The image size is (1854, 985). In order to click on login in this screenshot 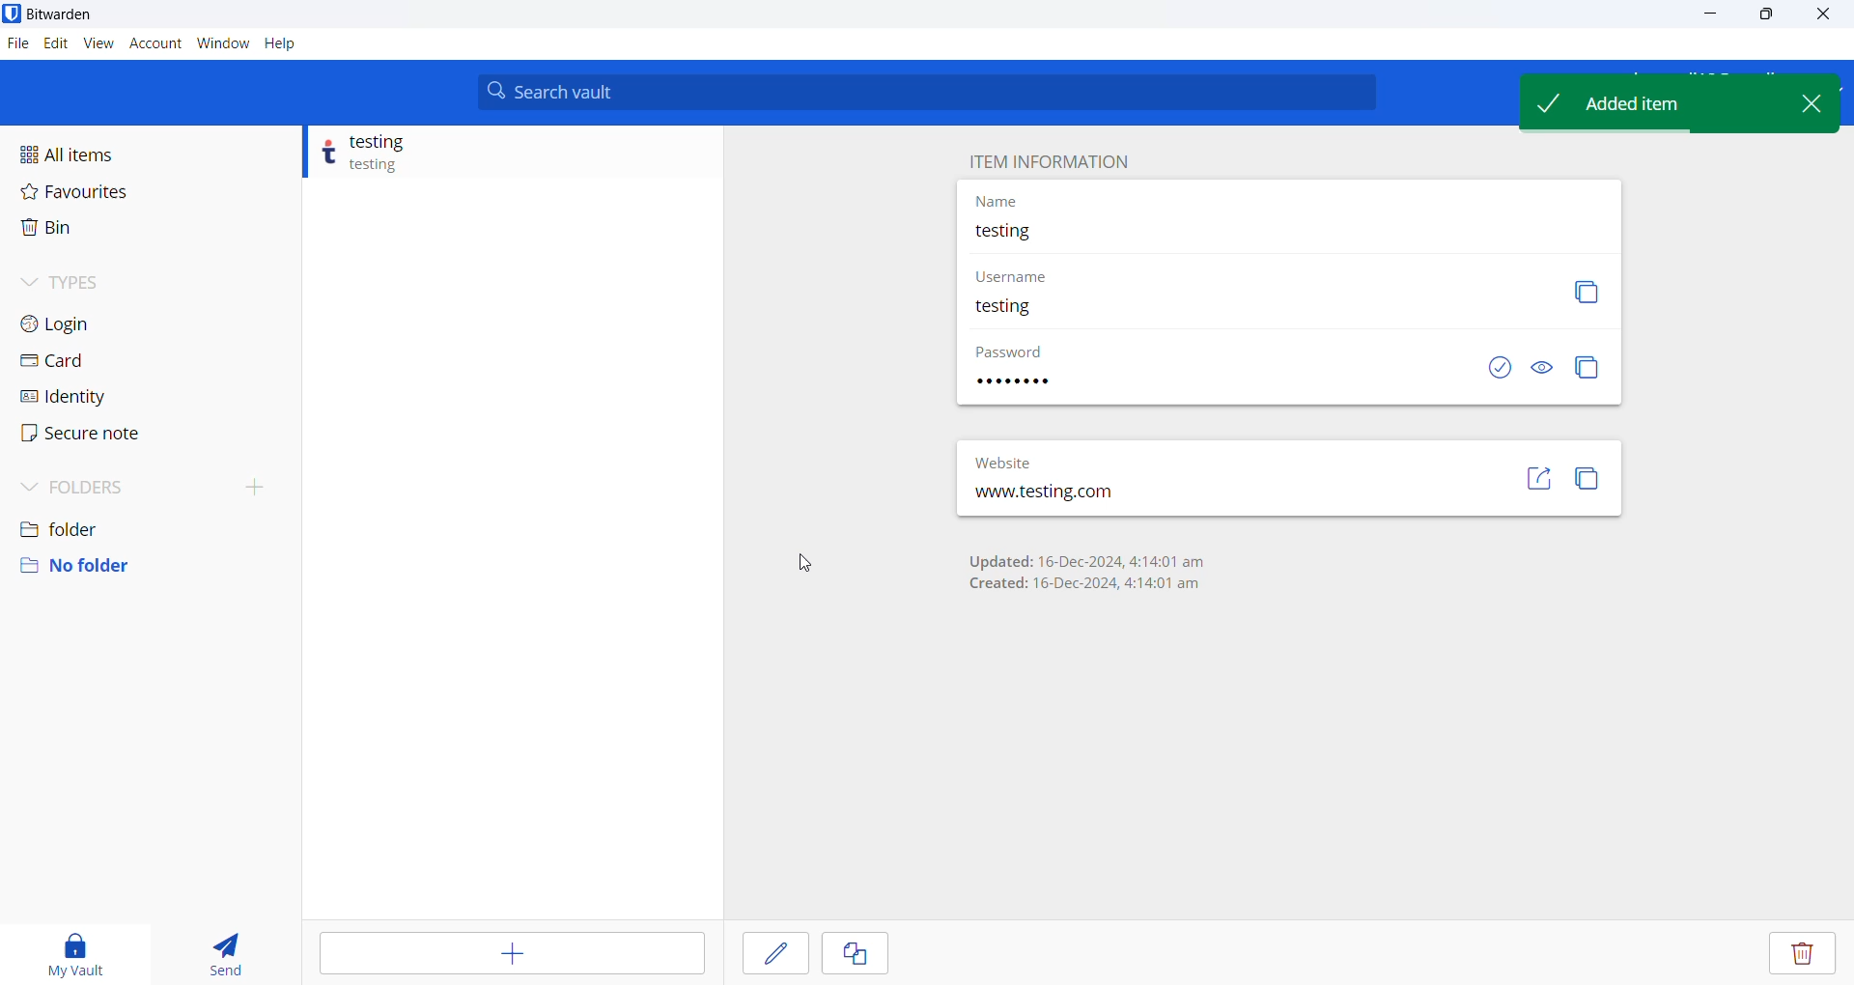, I will do `click(100, 324)`.